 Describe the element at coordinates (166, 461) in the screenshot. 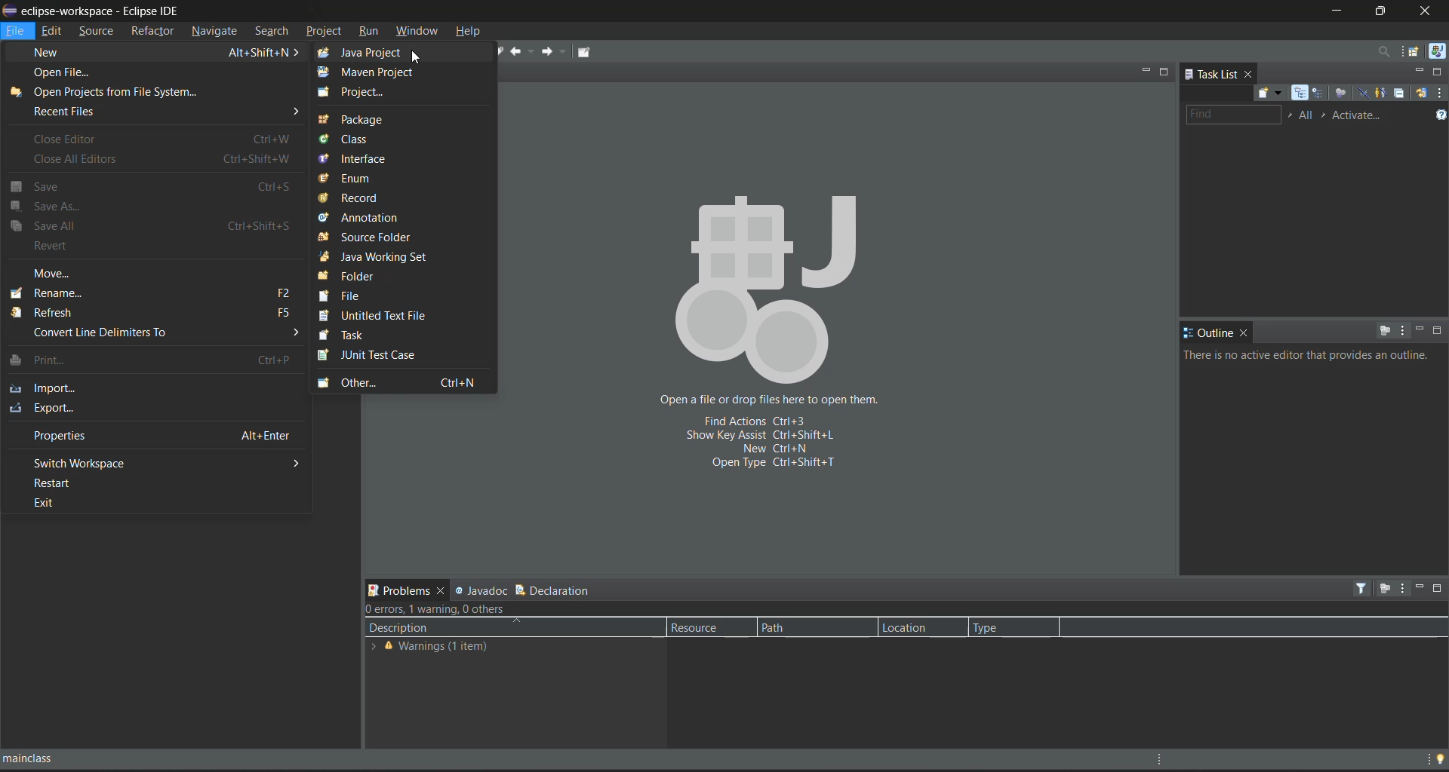

I see `switch workspace` at that location.